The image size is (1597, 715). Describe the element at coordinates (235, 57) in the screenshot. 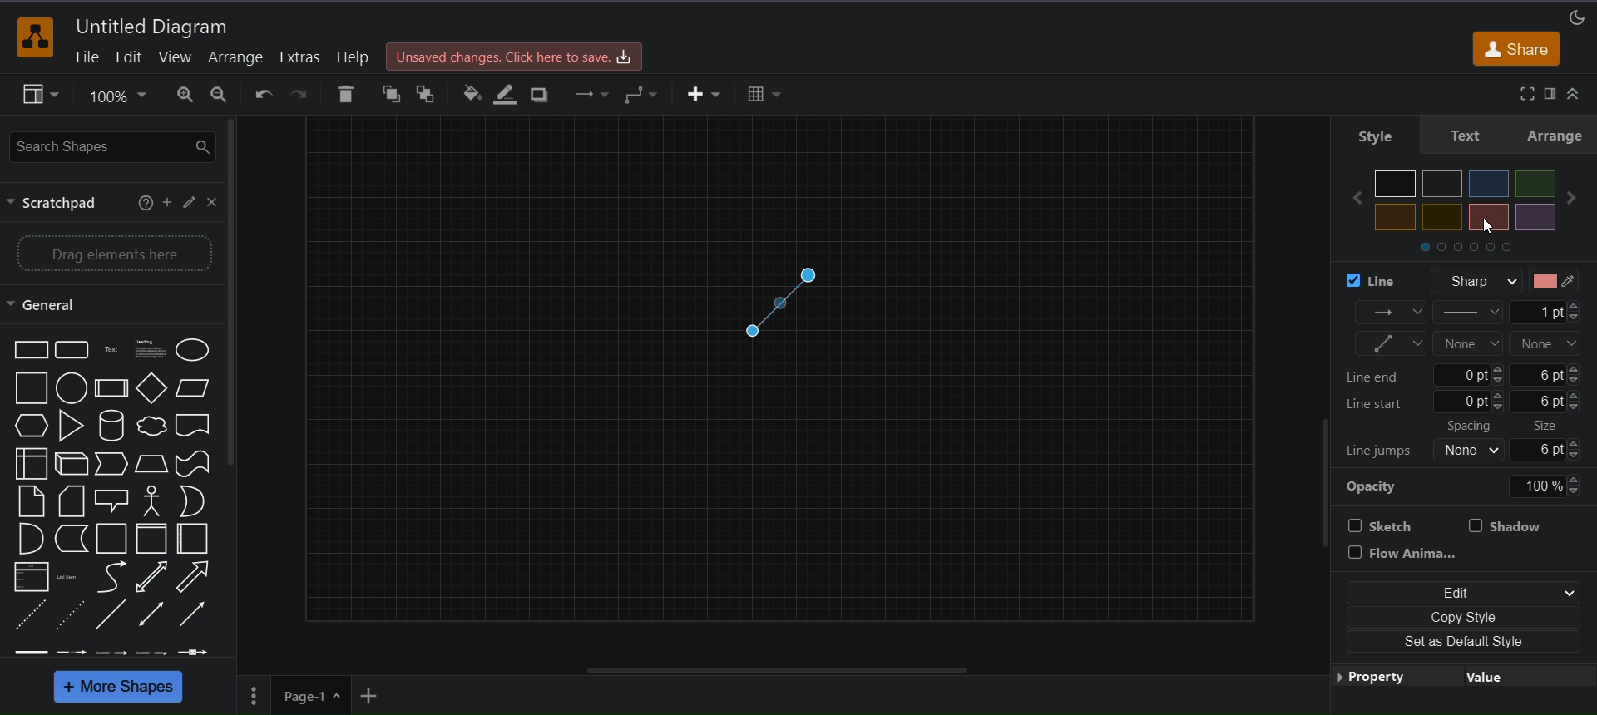

I see `arrange` at that location.